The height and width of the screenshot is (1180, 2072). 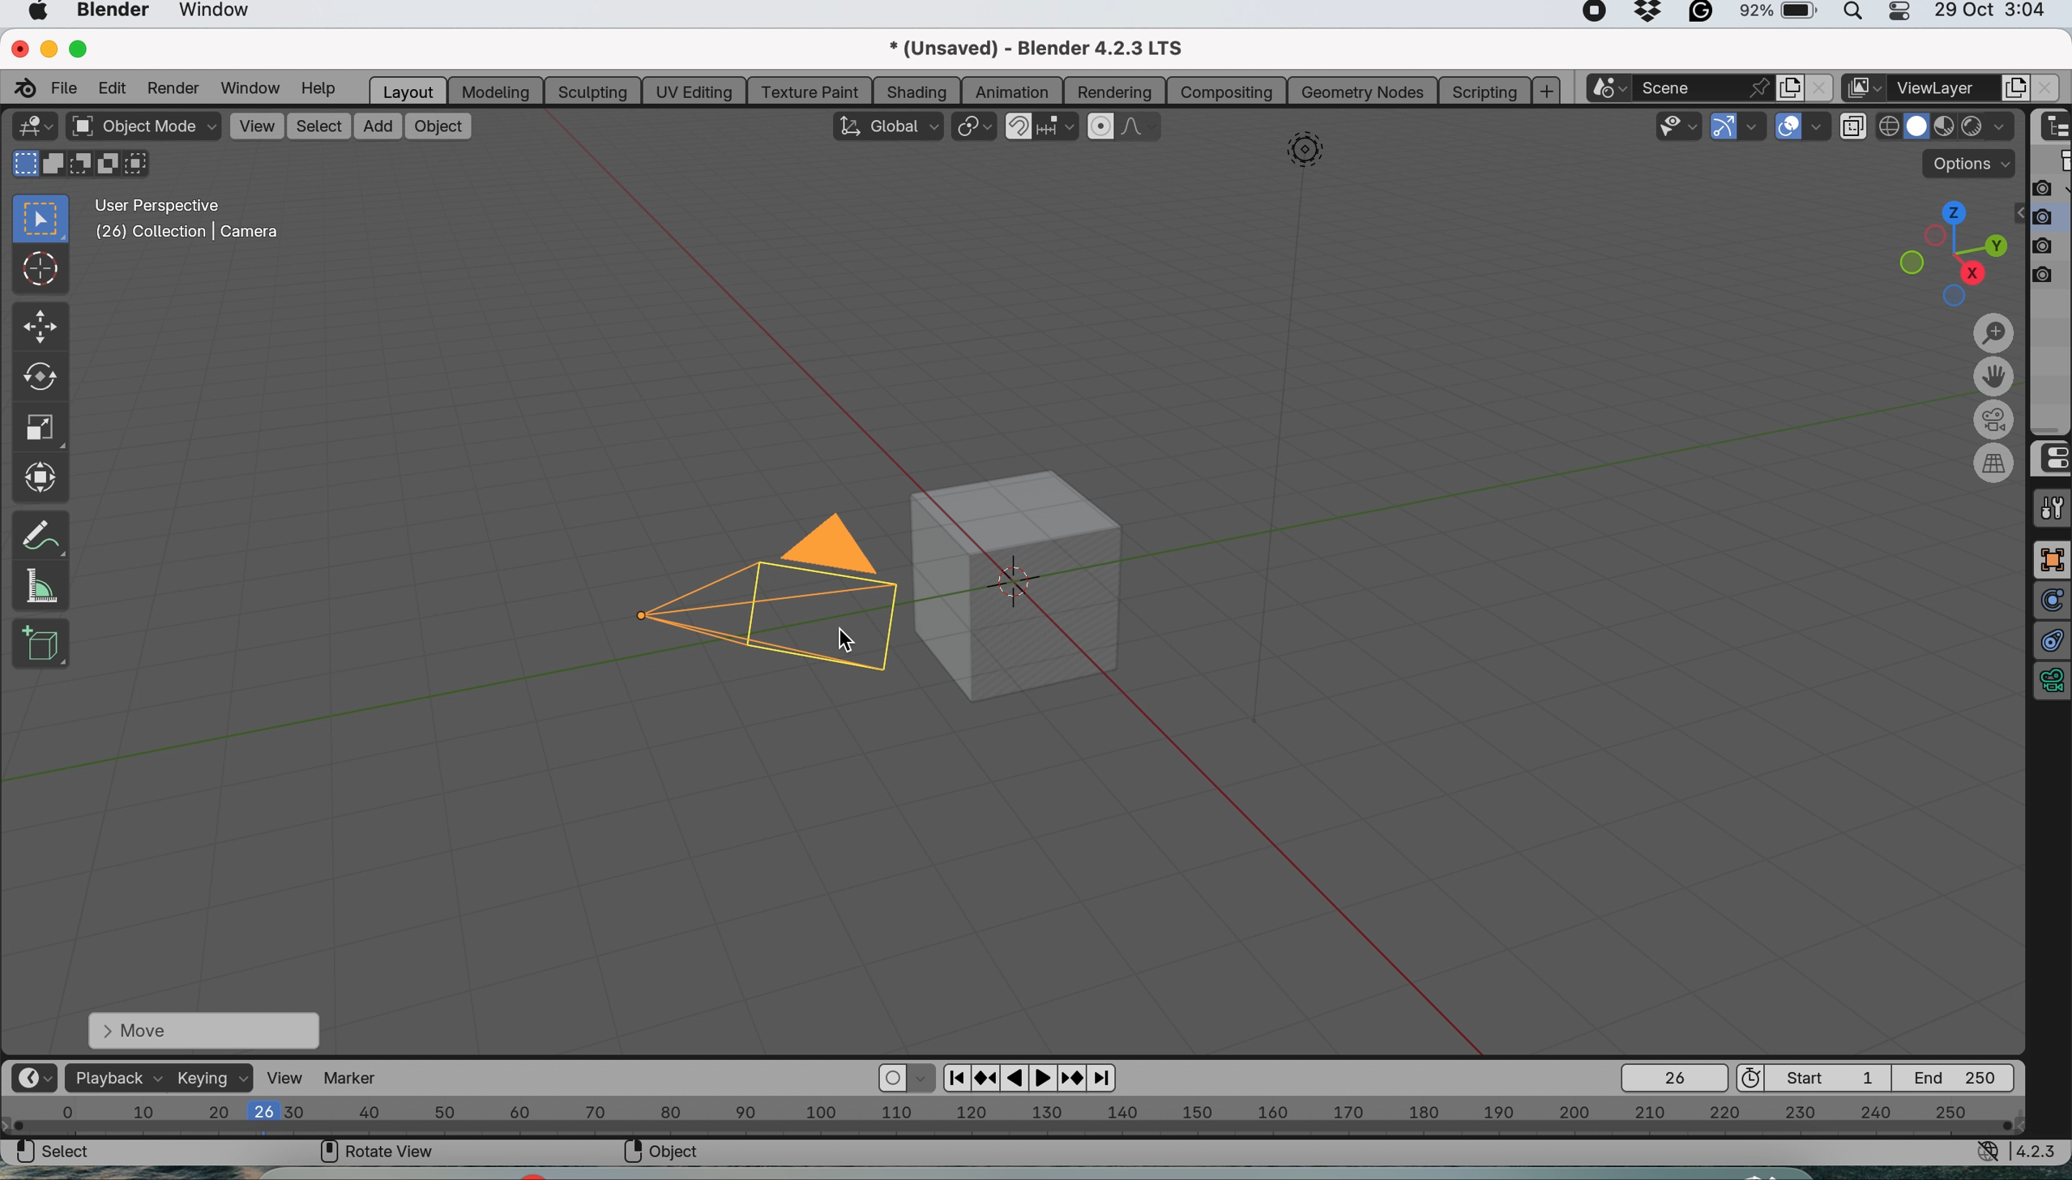 What do you see at coordinates (1103, 126) in the screenshot?
I see `proportional editing object` at bounding box center [1103, 126].